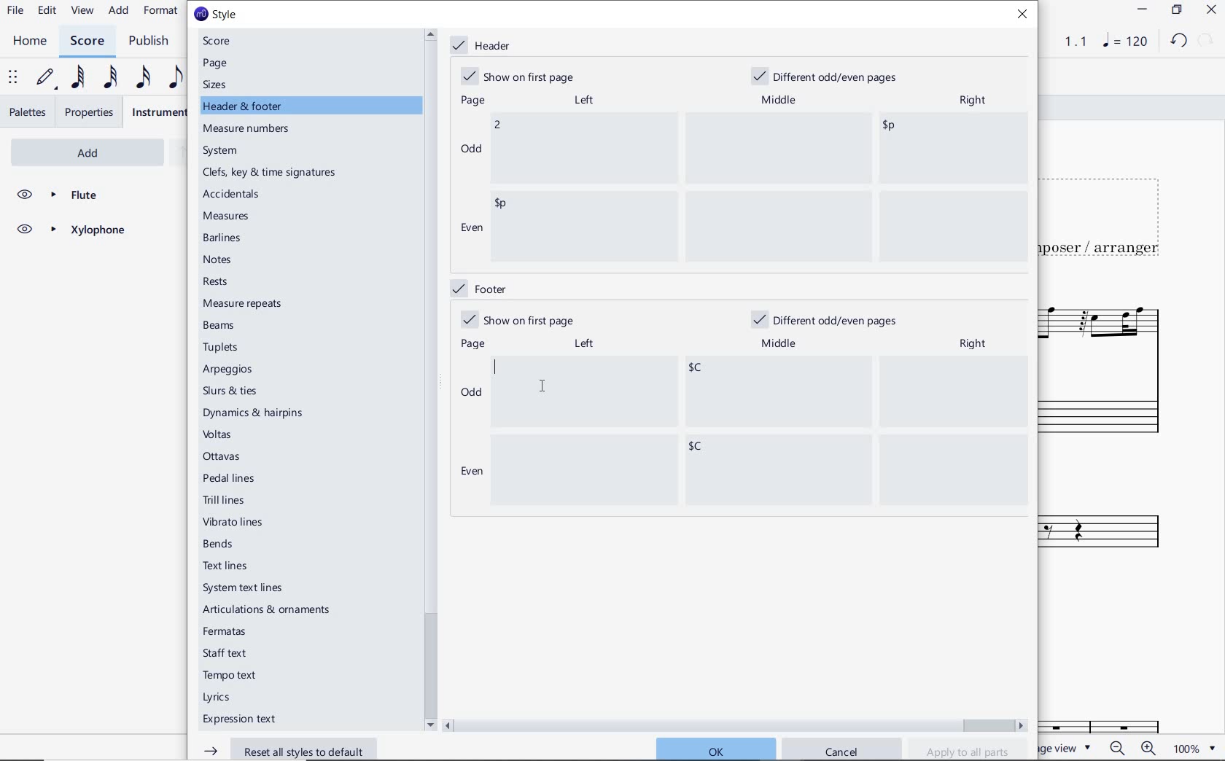 The height and width of the screenshot is (761, 1225). Describe the element at coordinates (230, 392) in the screenshot. I see `slurs & ties` at that location.